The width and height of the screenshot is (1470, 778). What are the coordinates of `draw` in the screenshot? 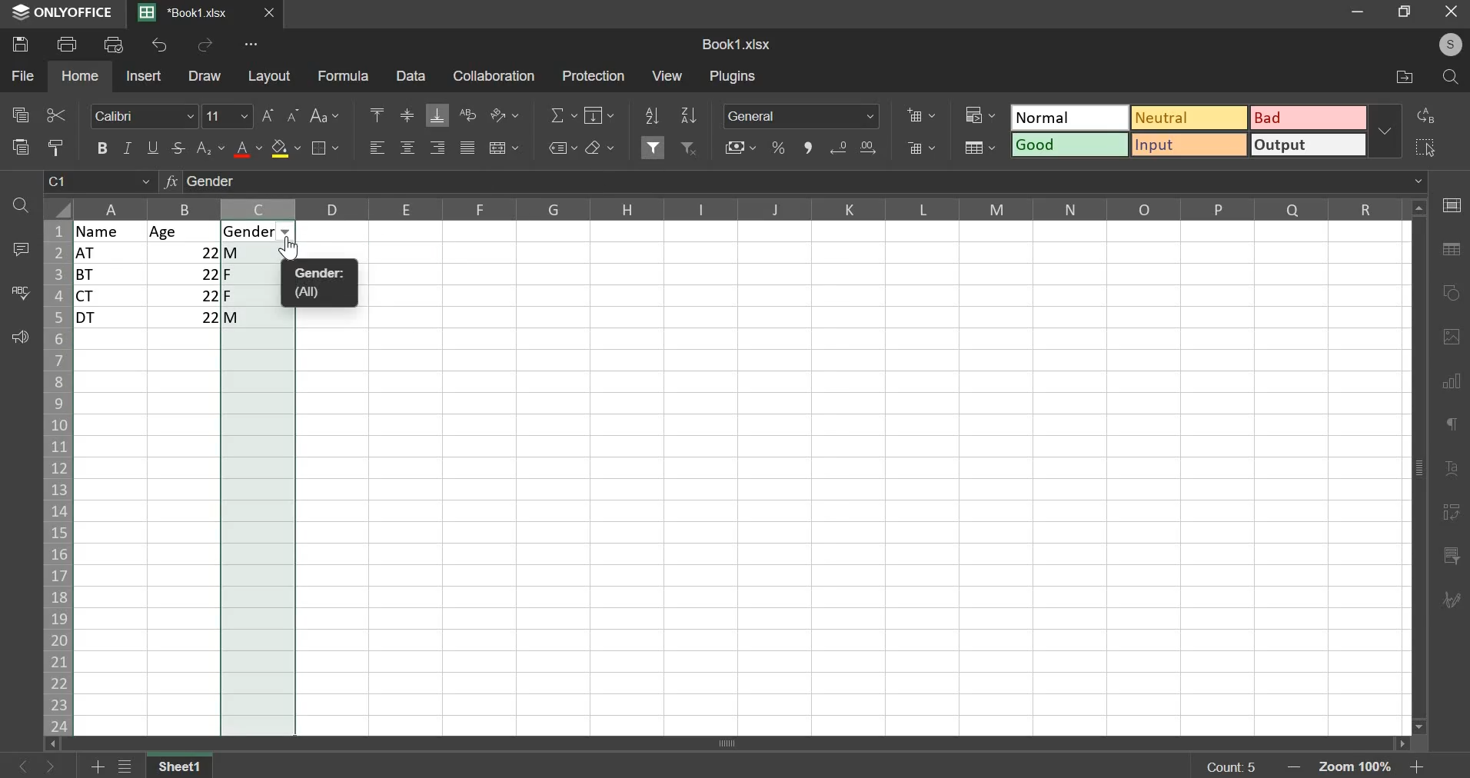 It's located at (206, 76).